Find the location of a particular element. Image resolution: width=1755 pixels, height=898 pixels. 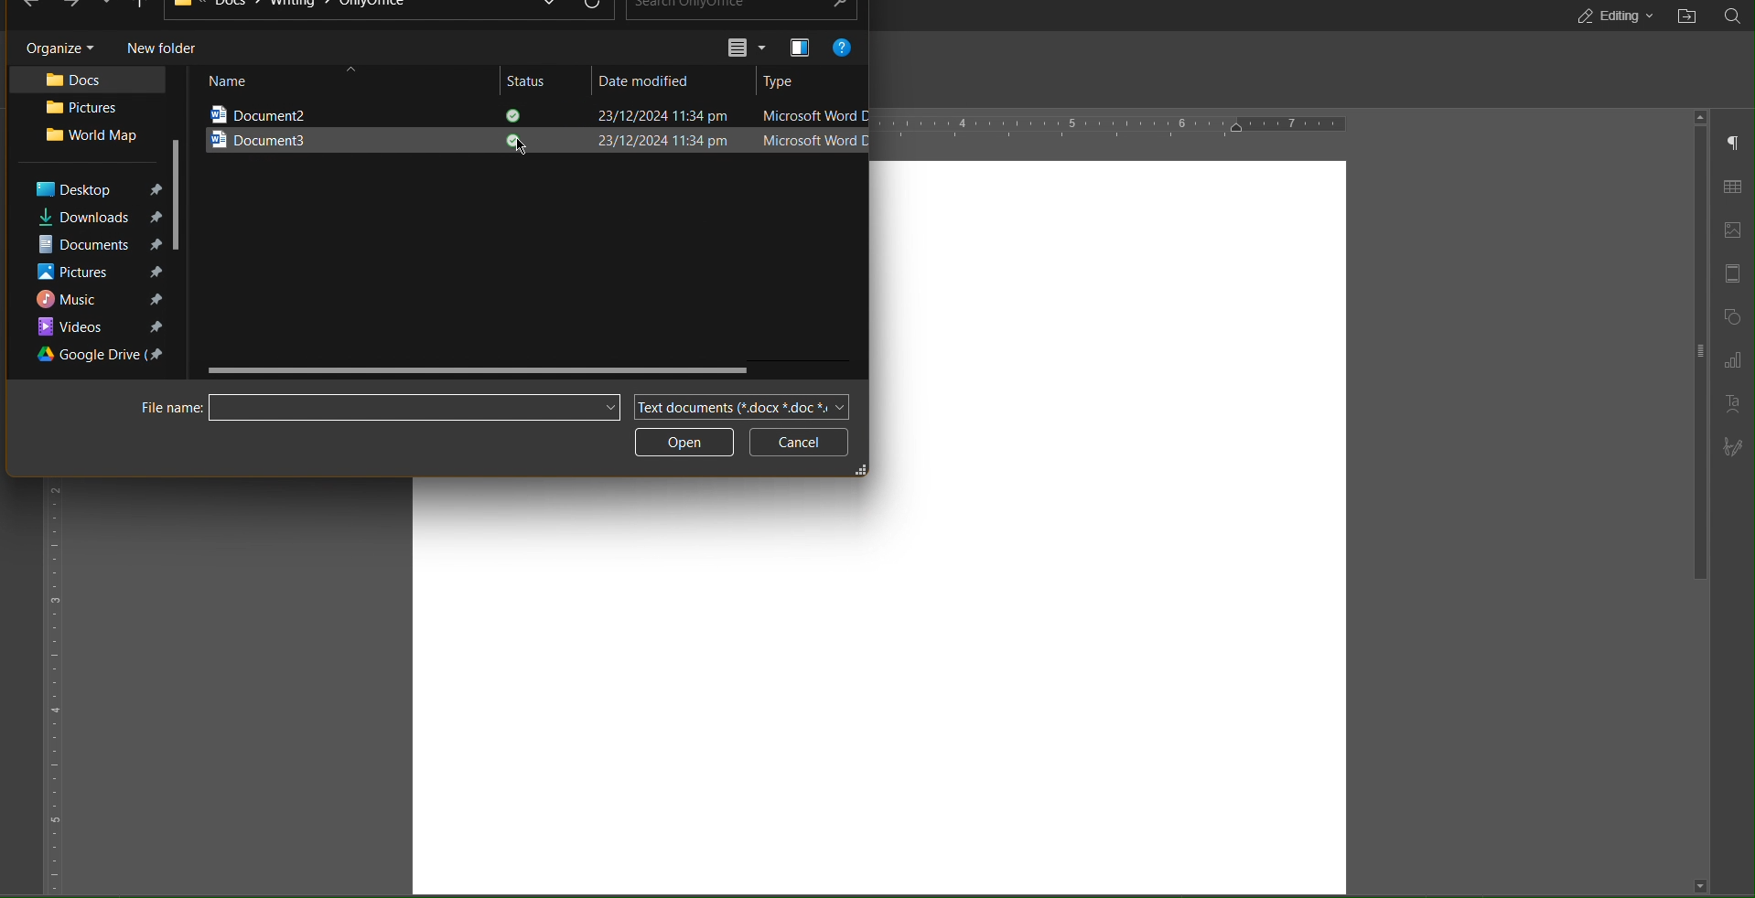

Cancel is located at coordinates (799, 443).